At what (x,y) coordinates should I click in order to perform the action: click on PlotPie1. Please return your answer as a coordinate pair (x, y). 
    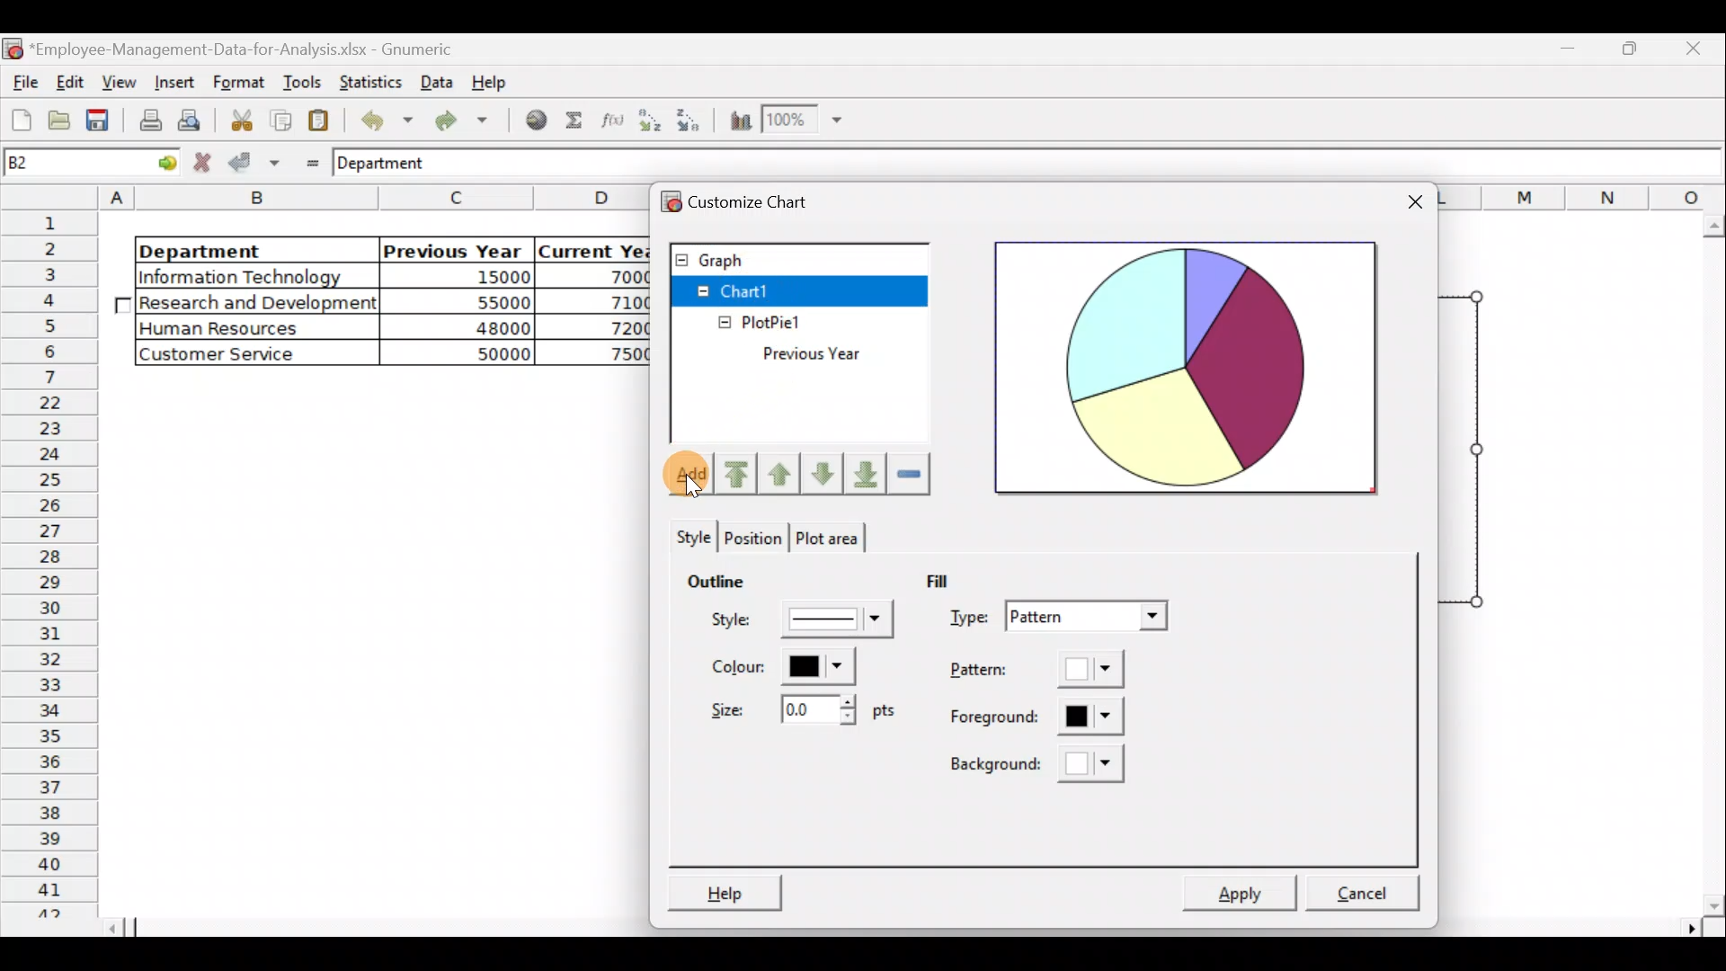
    Looking at the image, I should click on (735, 318).